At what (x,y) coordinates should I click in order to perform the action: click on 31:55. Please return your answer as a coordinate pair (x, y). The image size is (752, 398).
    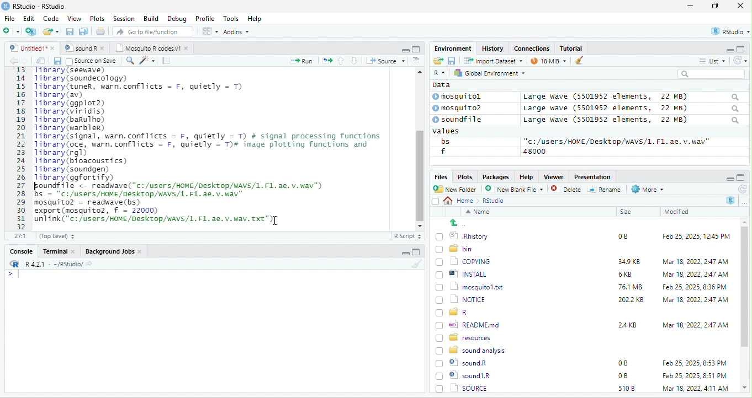
    Looking at the image, I should click on (19, 236).